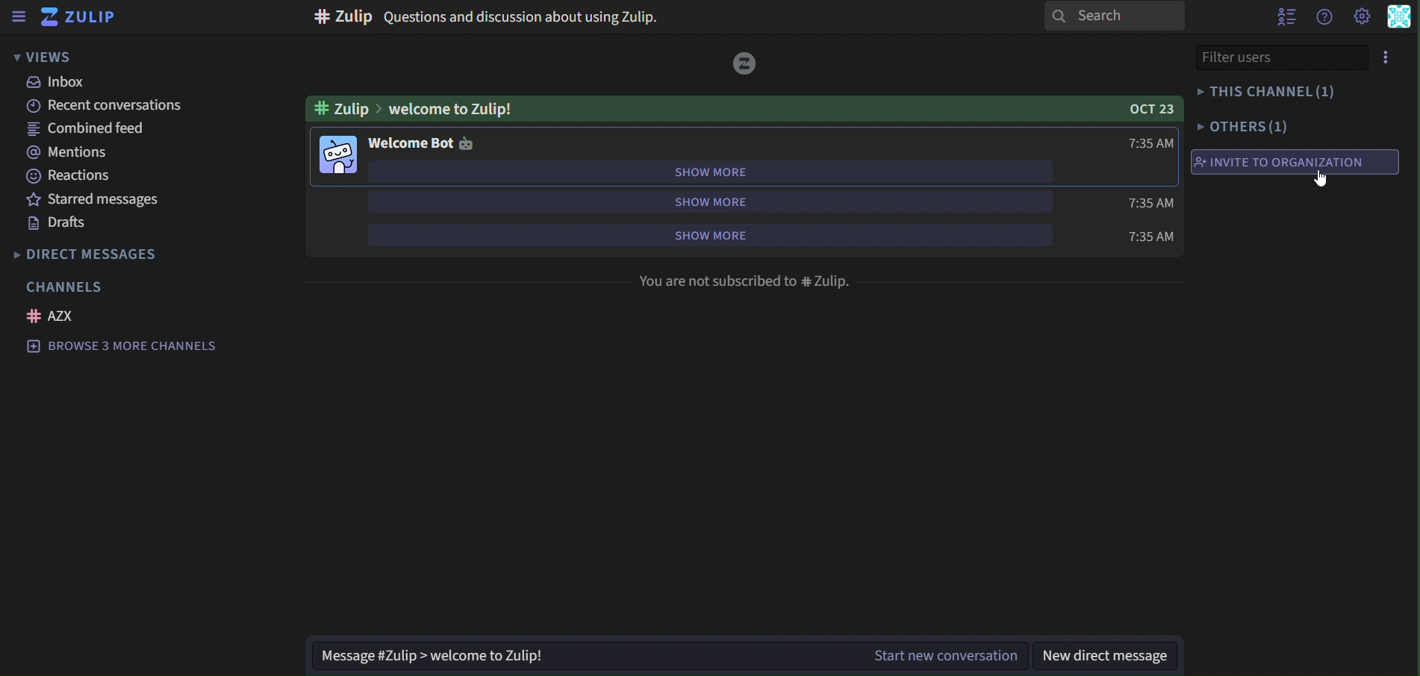 The width and height of the screenshot is (1420, 676). I want to click on AZX, so click(55, 316).